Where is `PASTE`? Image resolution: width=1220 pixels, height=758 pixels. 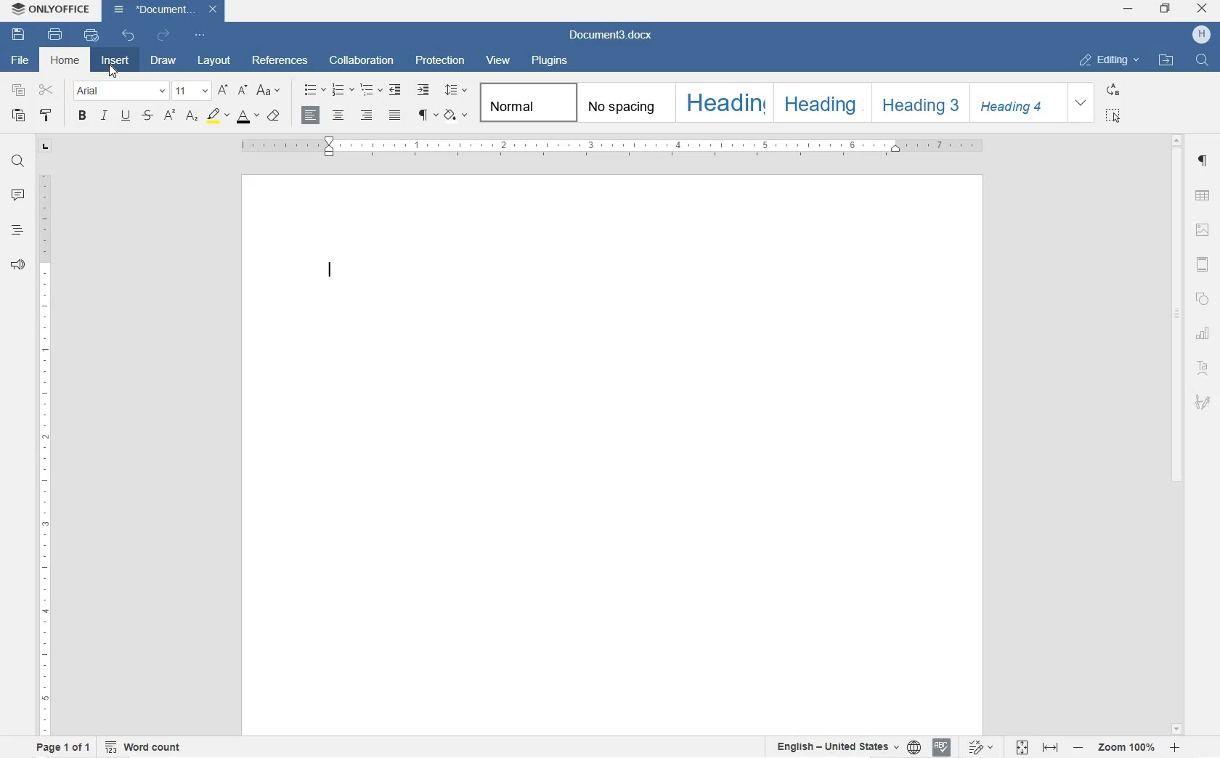
PASTE is located at coordinates (22, 116).